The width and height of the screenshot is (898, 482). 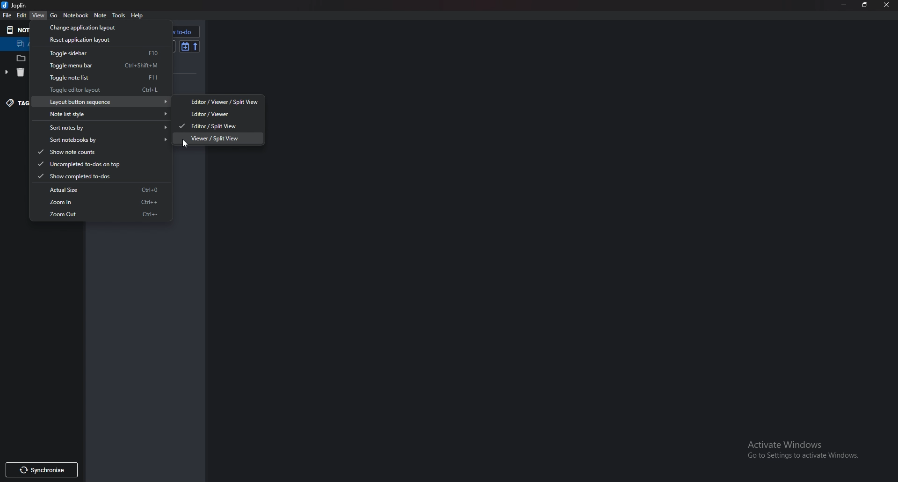 I want to click on Toggle menu bar, so click(x=101, y=65).